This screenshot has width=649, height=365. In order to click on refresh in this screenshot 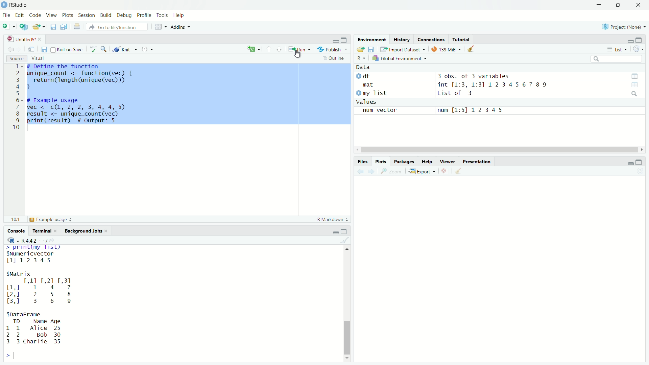, I will do `click(638, 50)`.